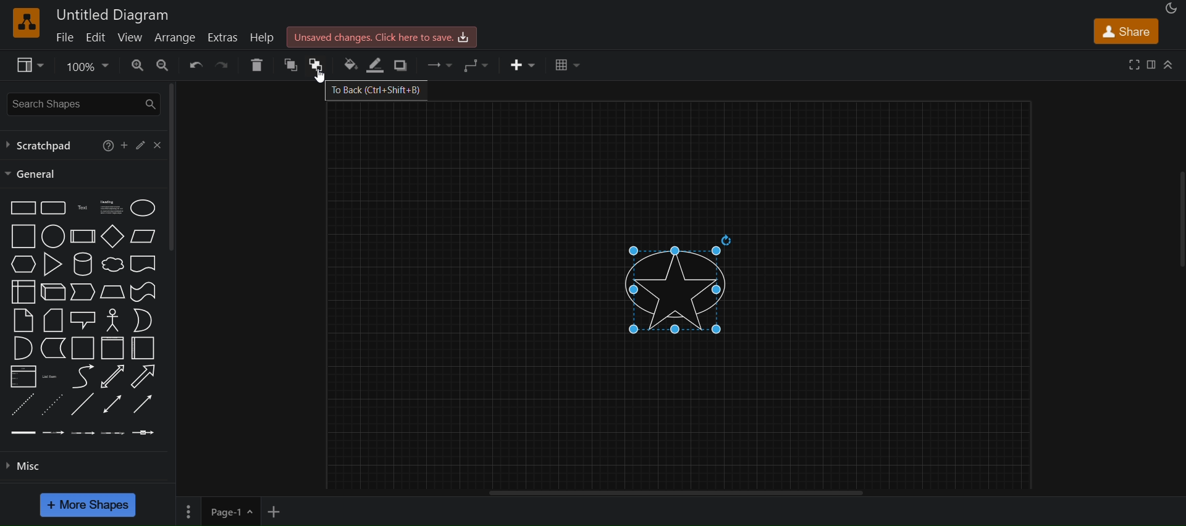 The width and height of the screenshot is (1186, 526). I want to click on view, so click(27, 64).